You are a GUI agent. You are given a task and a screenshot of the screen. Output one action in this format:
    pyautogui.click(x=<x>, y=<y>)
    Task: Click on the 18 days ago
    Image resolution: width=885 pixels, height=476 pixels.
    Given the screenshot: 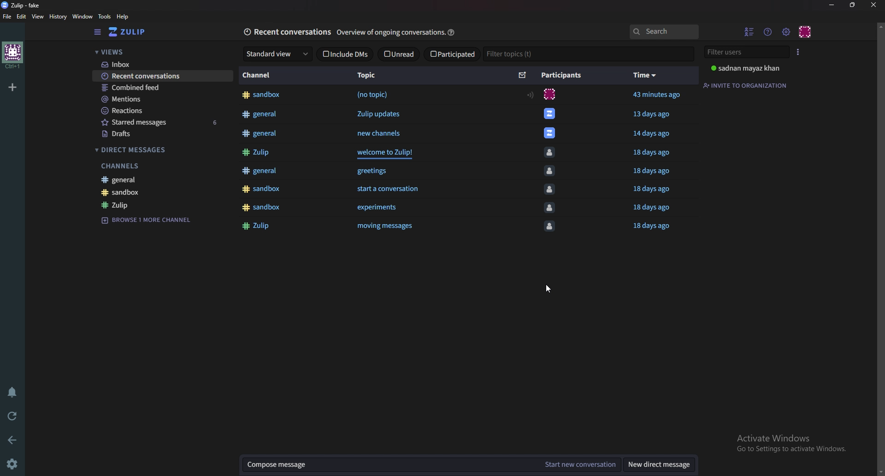 What is the action you would take?
    pyautogui.click(x=655, y=174)
    